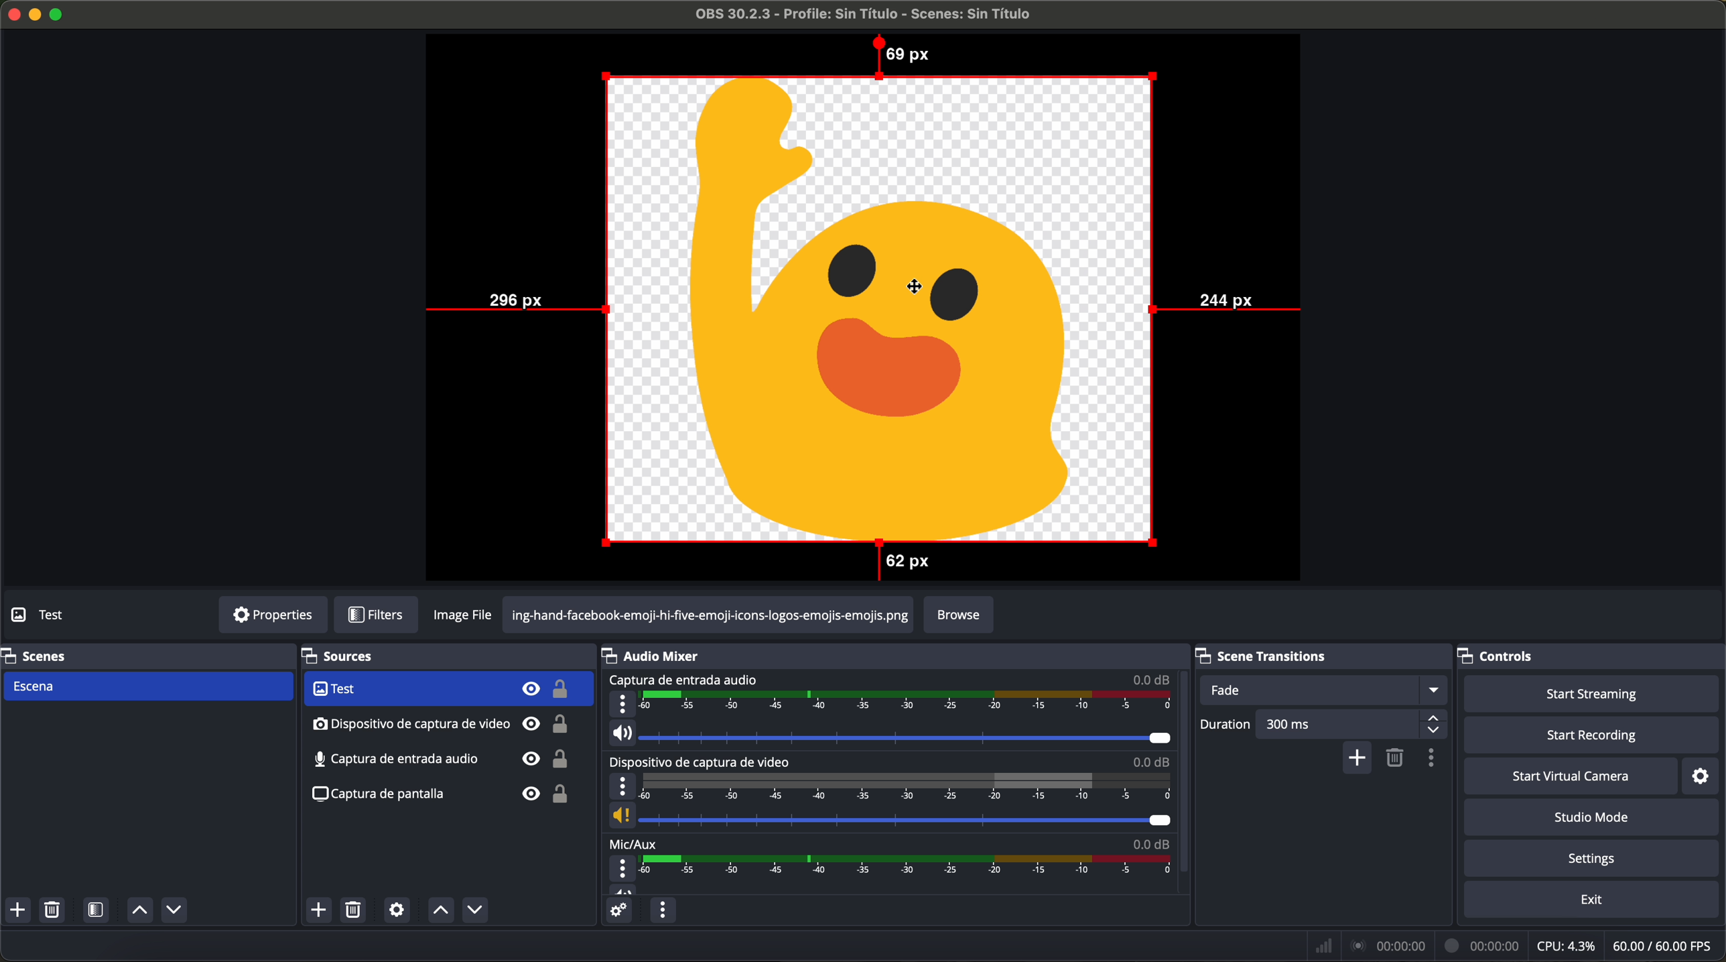 The height and width of the screenshot is (962, 1726). What do you see at coordinates (52, 910) in the screenshot?
I see `remove selected scene` at bounding box center [52, 910].